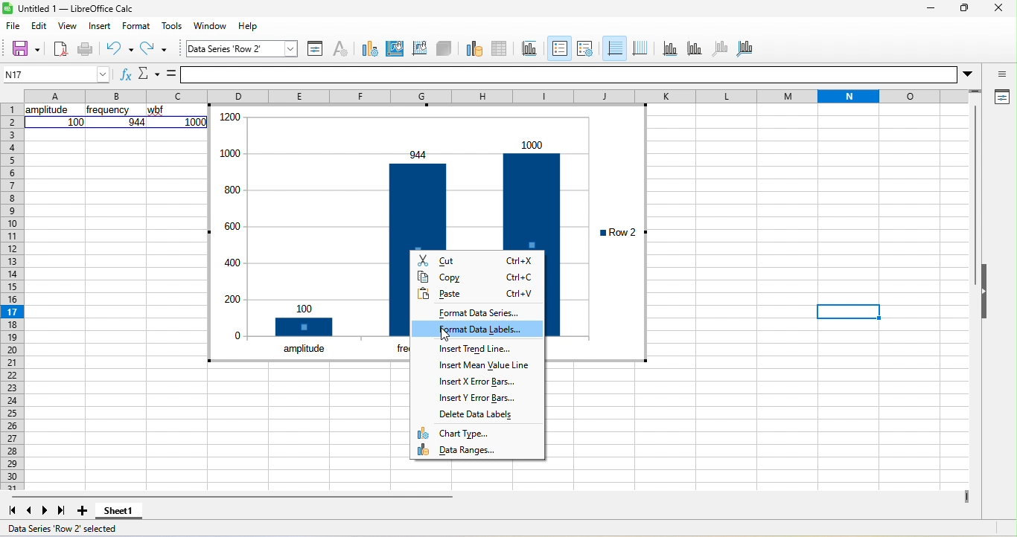 This screenshot has width=1017, height=537. What do you see at coordinates (84, 513) in the screenshot?
I see `add sheet` at bounding box center [84, 513].